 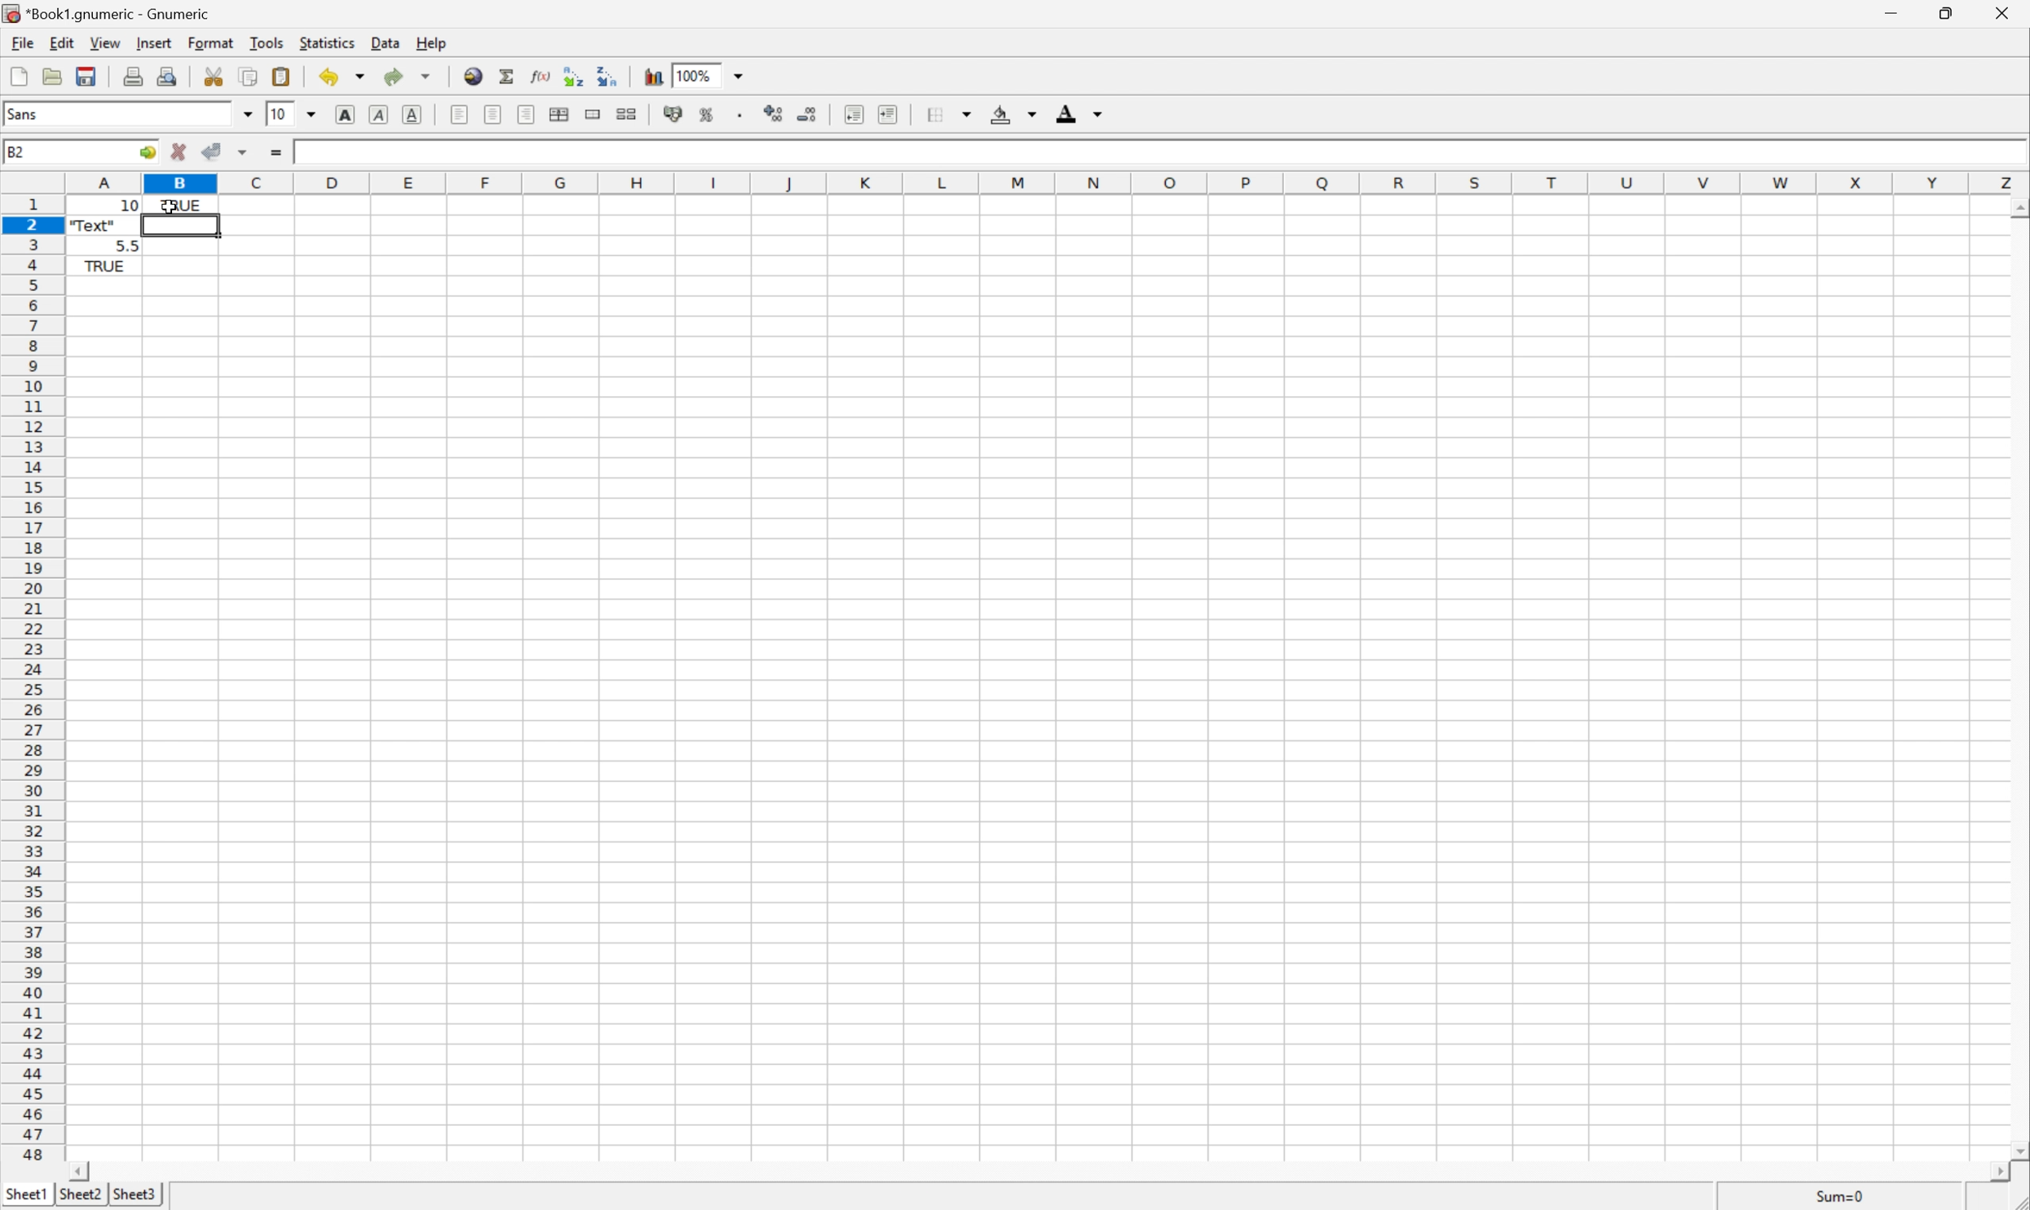 I want to click on Underline, so click(x=413, y=114).